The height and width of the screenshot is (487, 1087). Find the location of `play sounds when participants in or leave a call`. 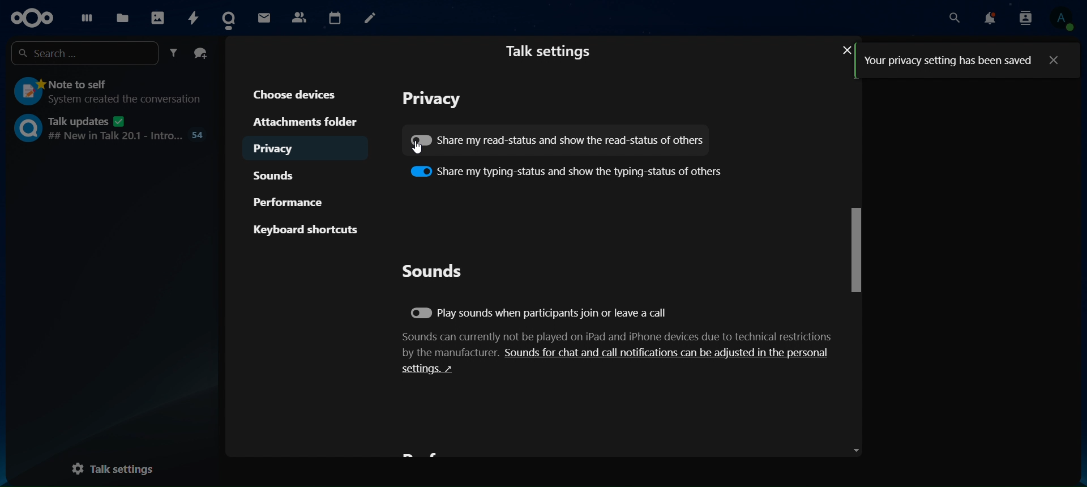

play sounds when participants in or leave a call is located at coordinates (541, 314).